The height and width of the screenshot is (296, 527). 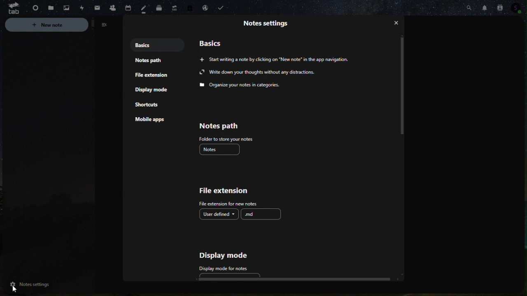 What do you see at coordinates (229, 204) in the screenshot?
I see `file extensions for notes` at bounding box center [229, 204].